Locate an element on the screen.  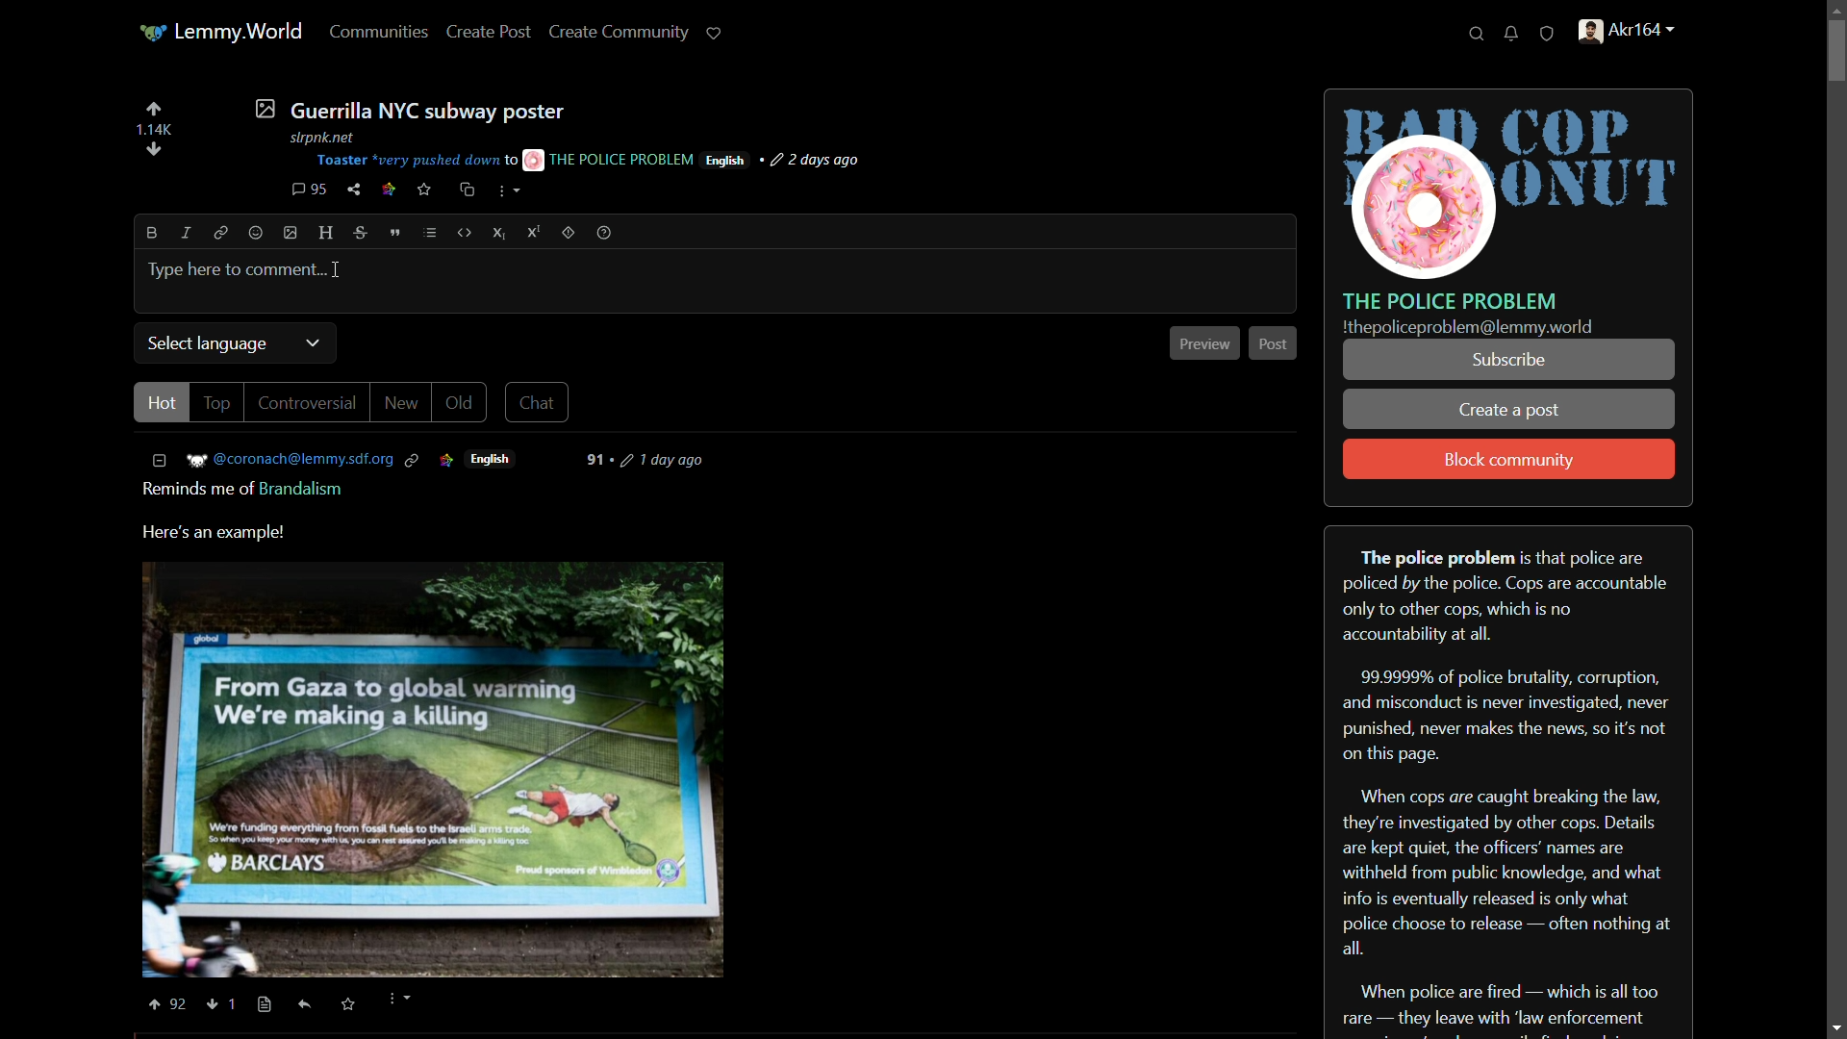
upvote is located at coordinates (153, 109).